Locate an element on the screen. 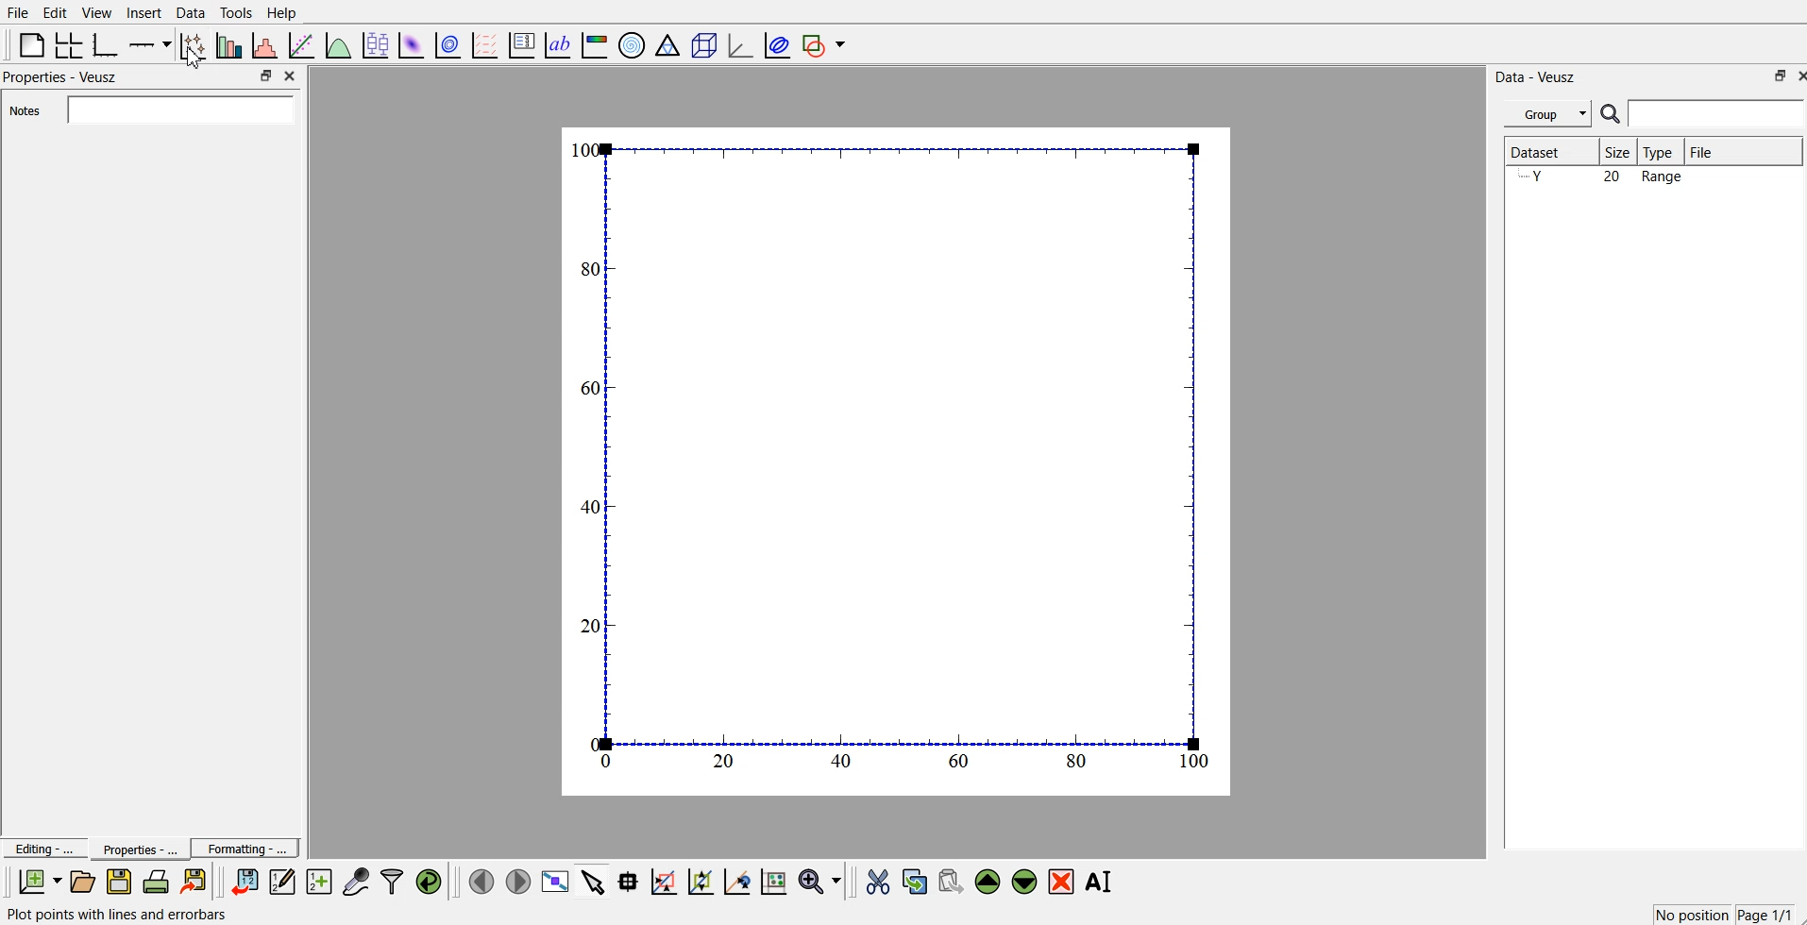 The width and height of the screenshot is (1807, 925). plot points with lines and errorbars is located at coordinates (139, 915).